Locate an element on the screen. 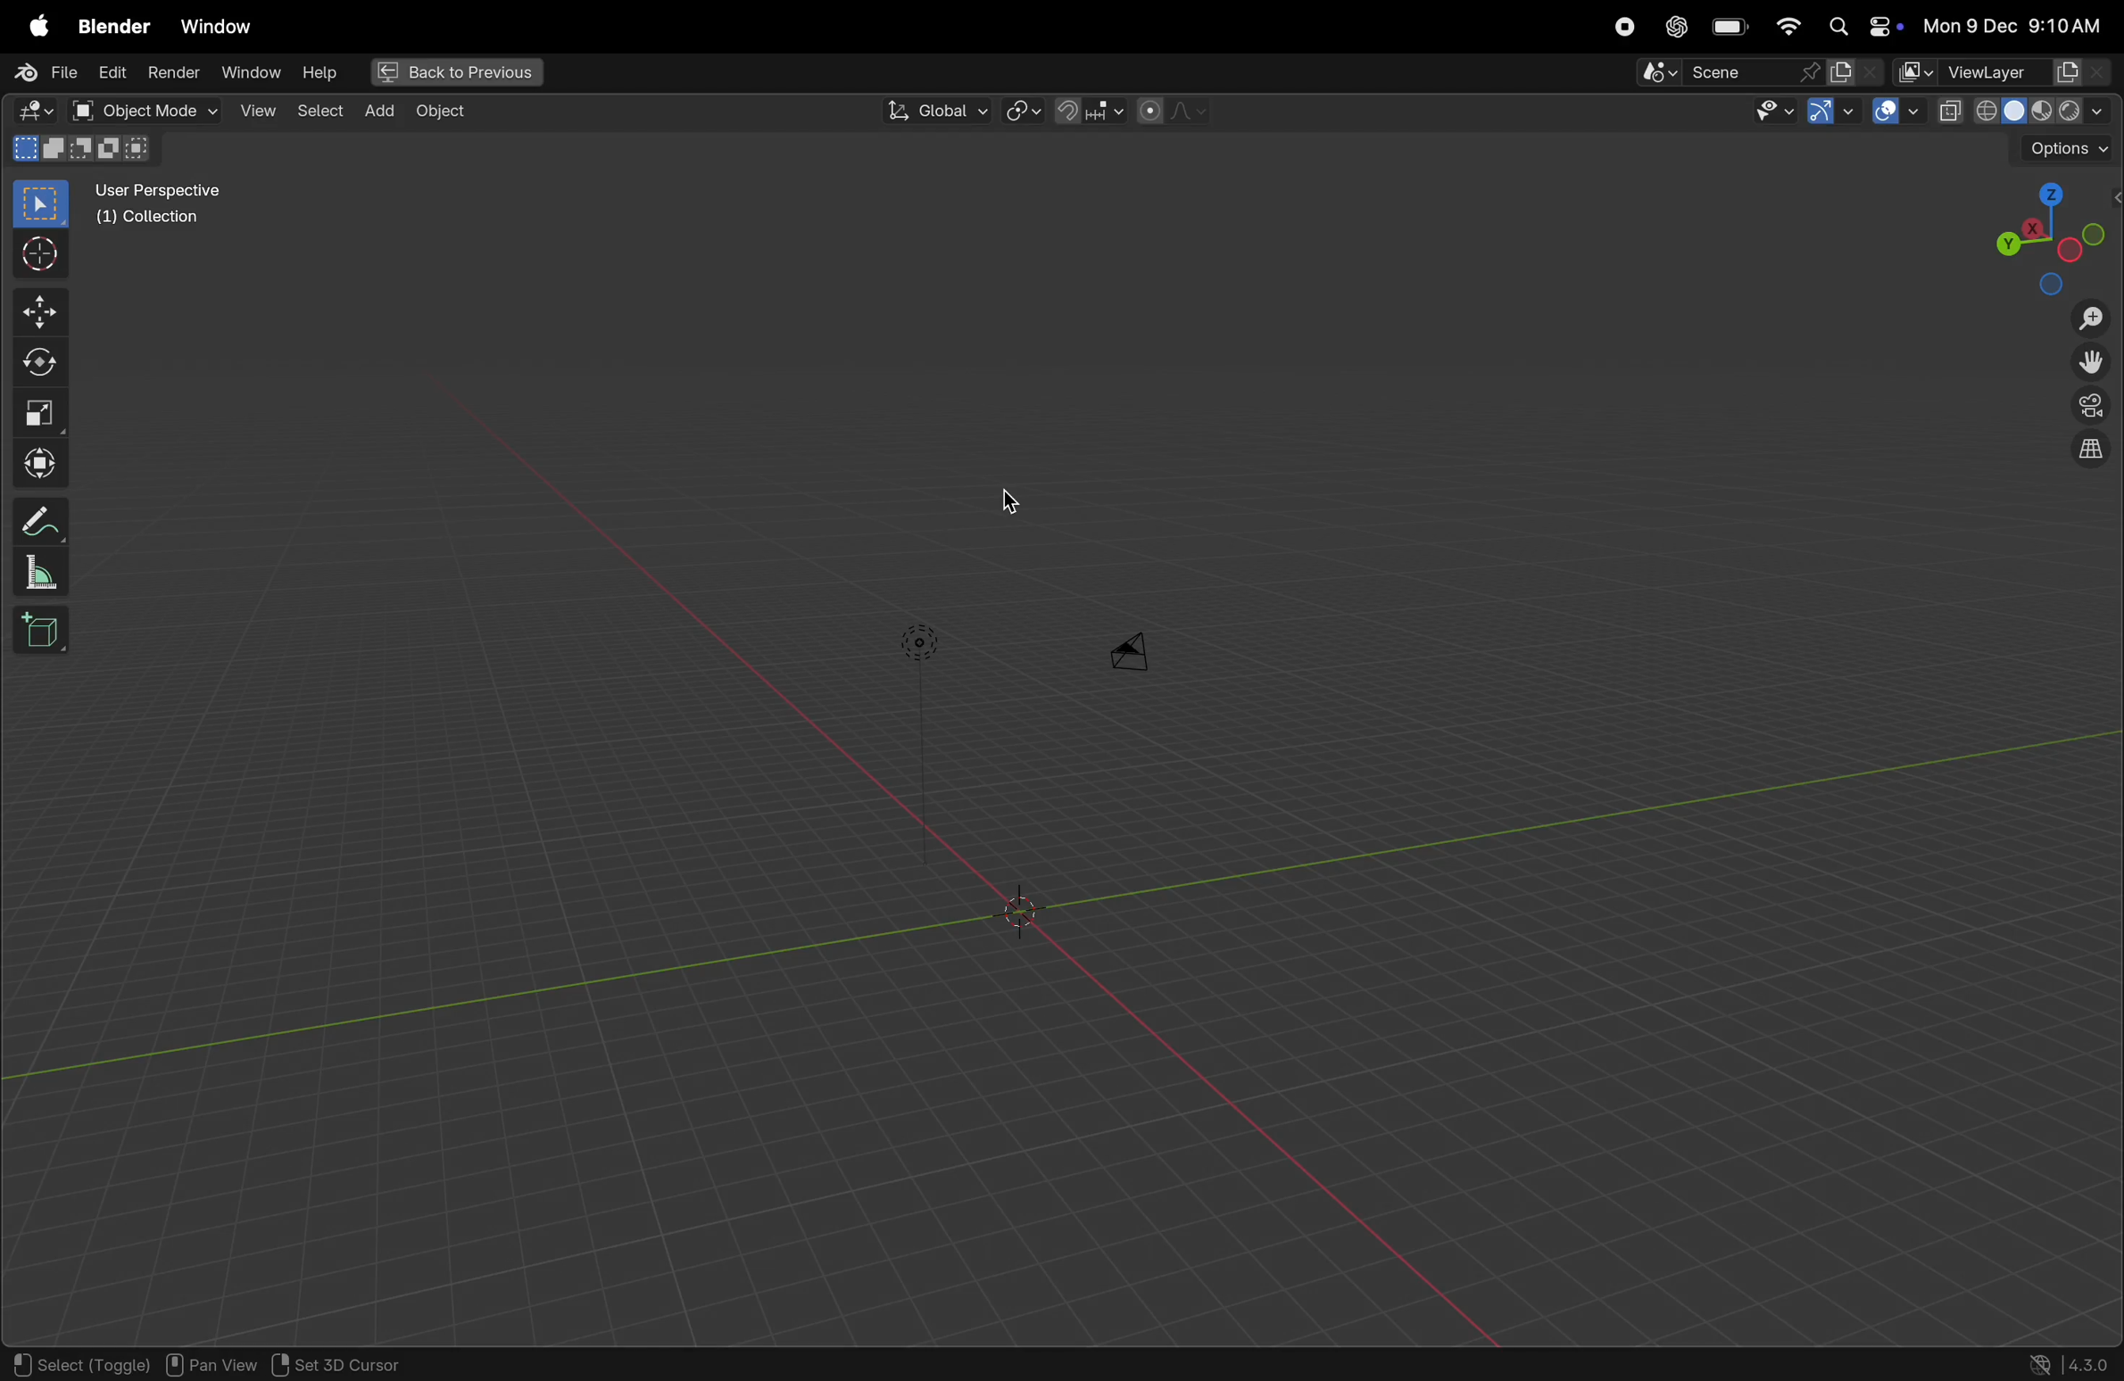 The height and width of the screenshot is (1381, 2124). wifi is located at coordinates (1788, 26).